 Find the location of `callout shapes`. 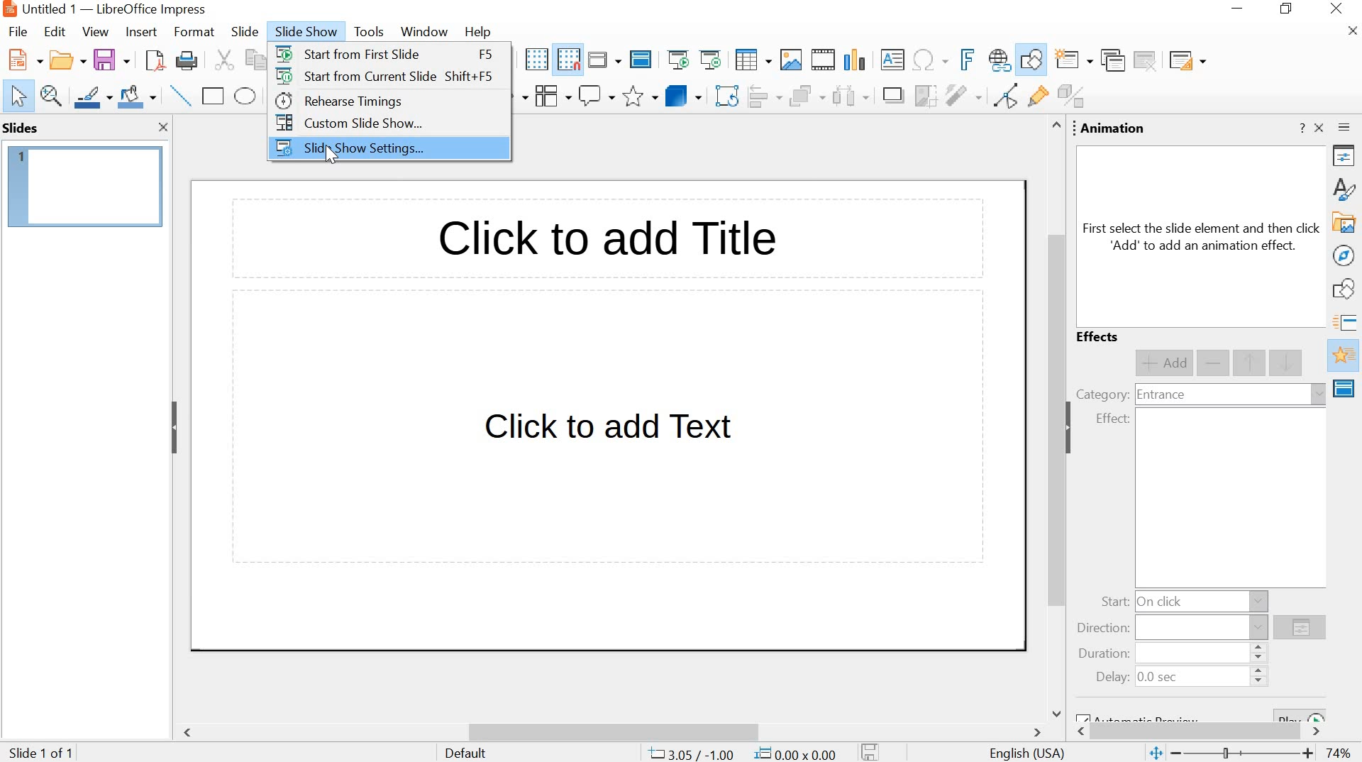

callout shapes is located at coordinates (597, 96).